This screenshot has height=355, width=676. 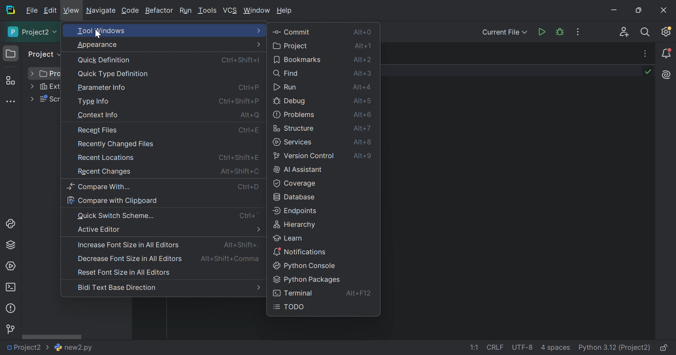 What do you see at coordinates (11, 101) in the screenshot?
I see `More tool windows` at bounding box center [11, 101].